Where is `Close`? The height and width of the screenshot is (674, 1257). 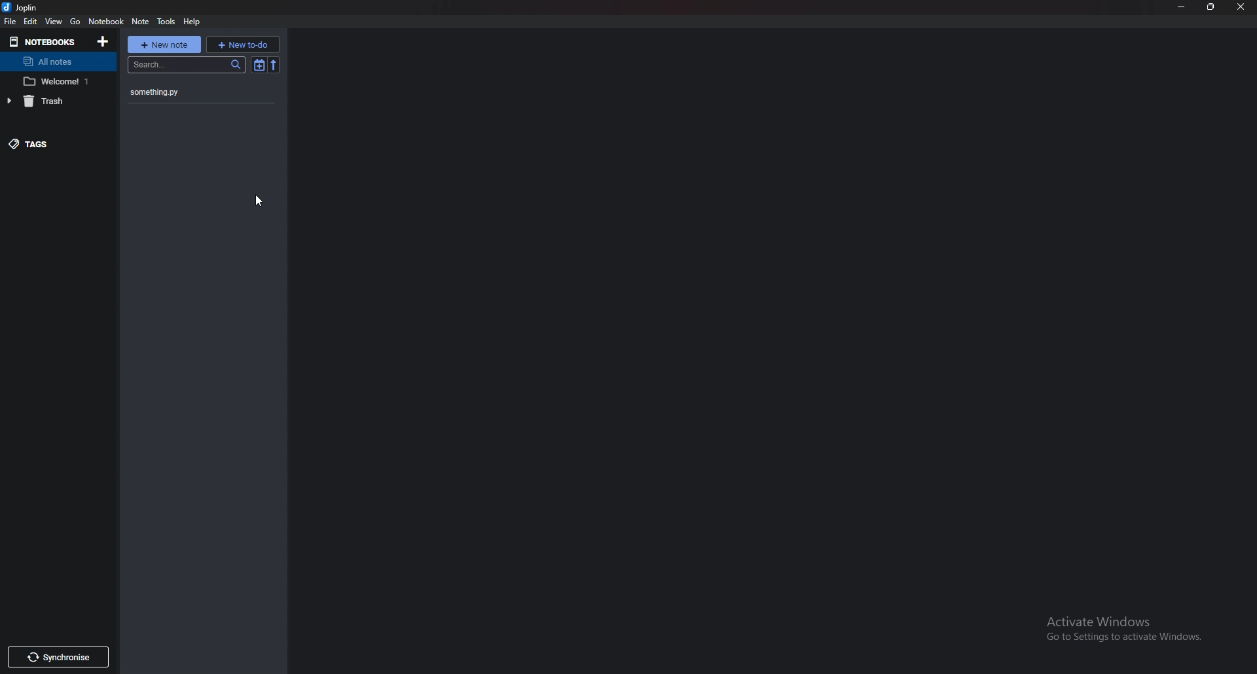 Close is located at coordinates (1237, 7).